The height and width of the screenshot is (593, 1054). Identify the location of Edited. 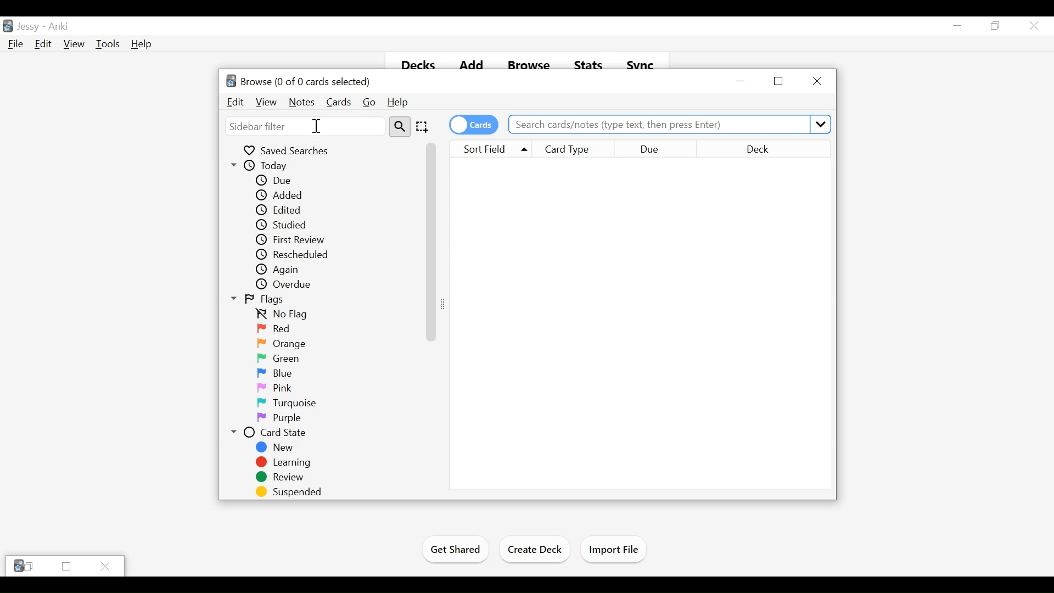
(281, 210).